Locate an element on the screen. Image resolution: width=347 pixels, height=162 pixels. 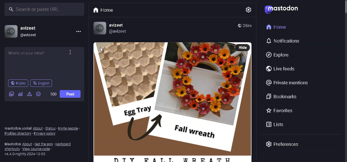
word limit is located at coordinates (54, 94).